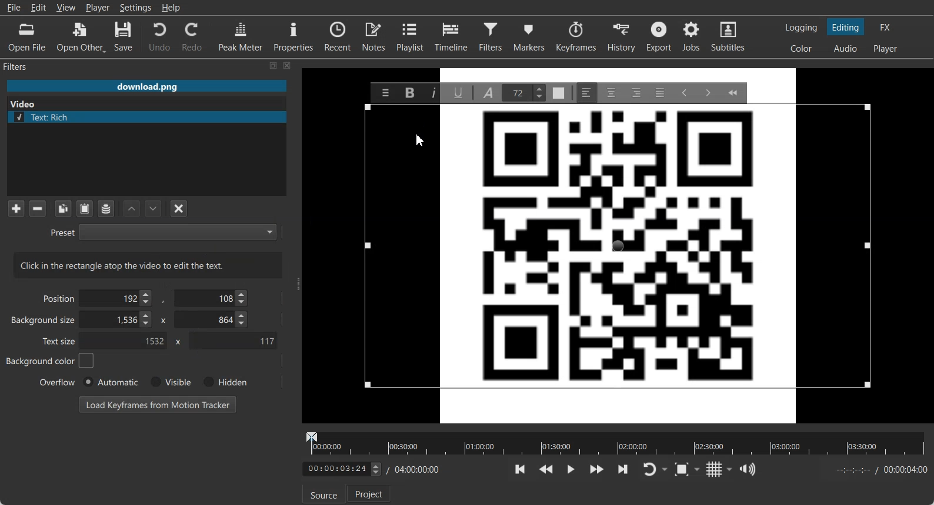 This screenshot has width=934, height=505. I want to click on Toggle player lopping, so click(648, 470).